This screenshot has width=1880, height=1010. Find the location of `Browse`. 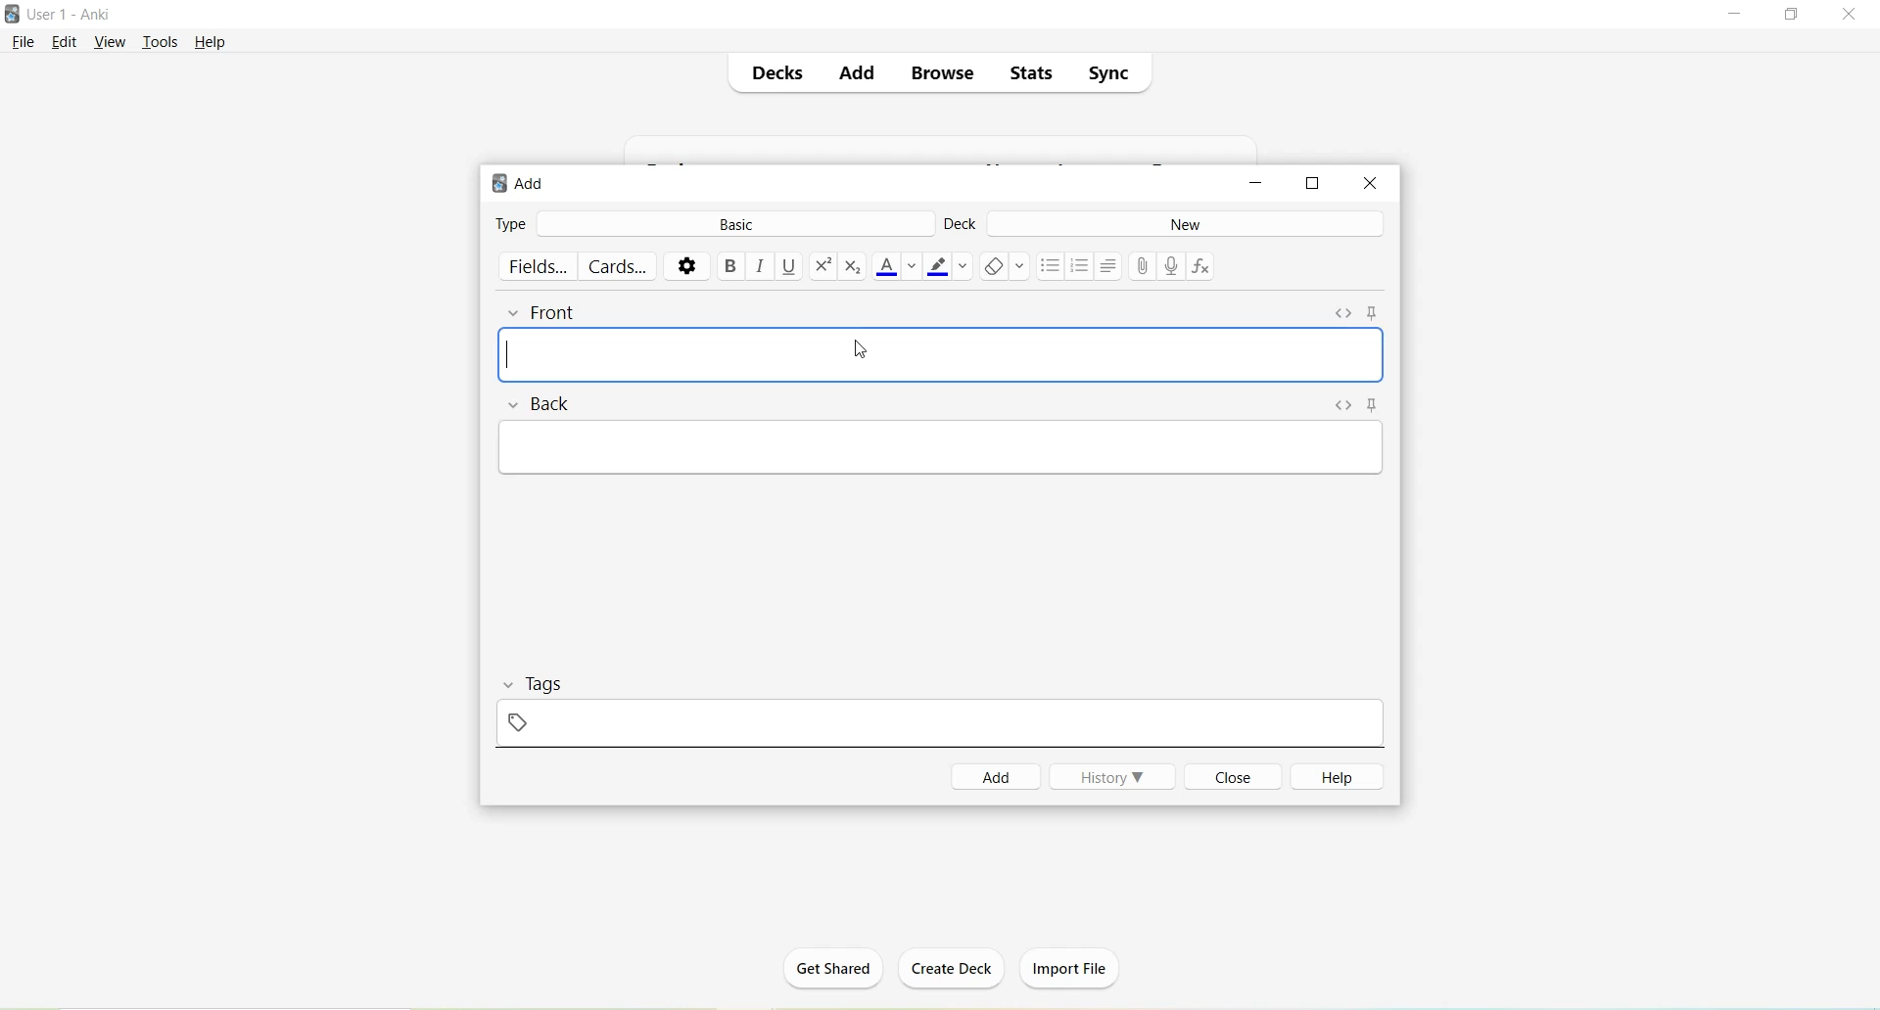

Browse is located at coordinates (934, 74).